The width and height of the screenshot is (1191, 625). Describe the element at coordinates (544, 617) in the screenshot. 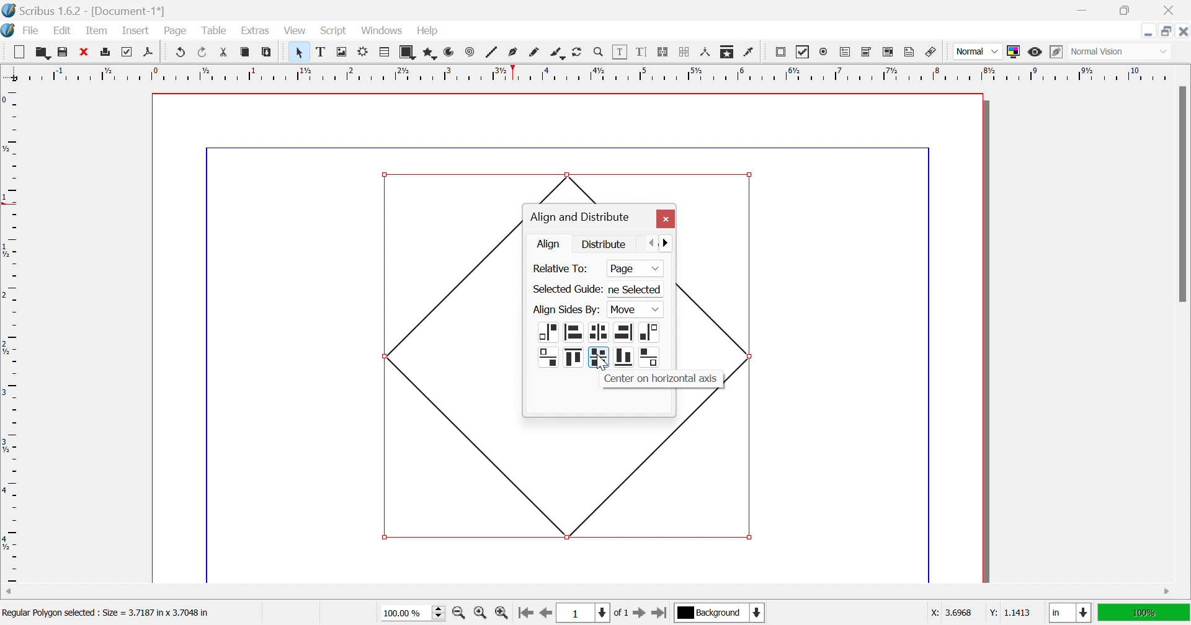

I see `Go to the previous page` at that location.